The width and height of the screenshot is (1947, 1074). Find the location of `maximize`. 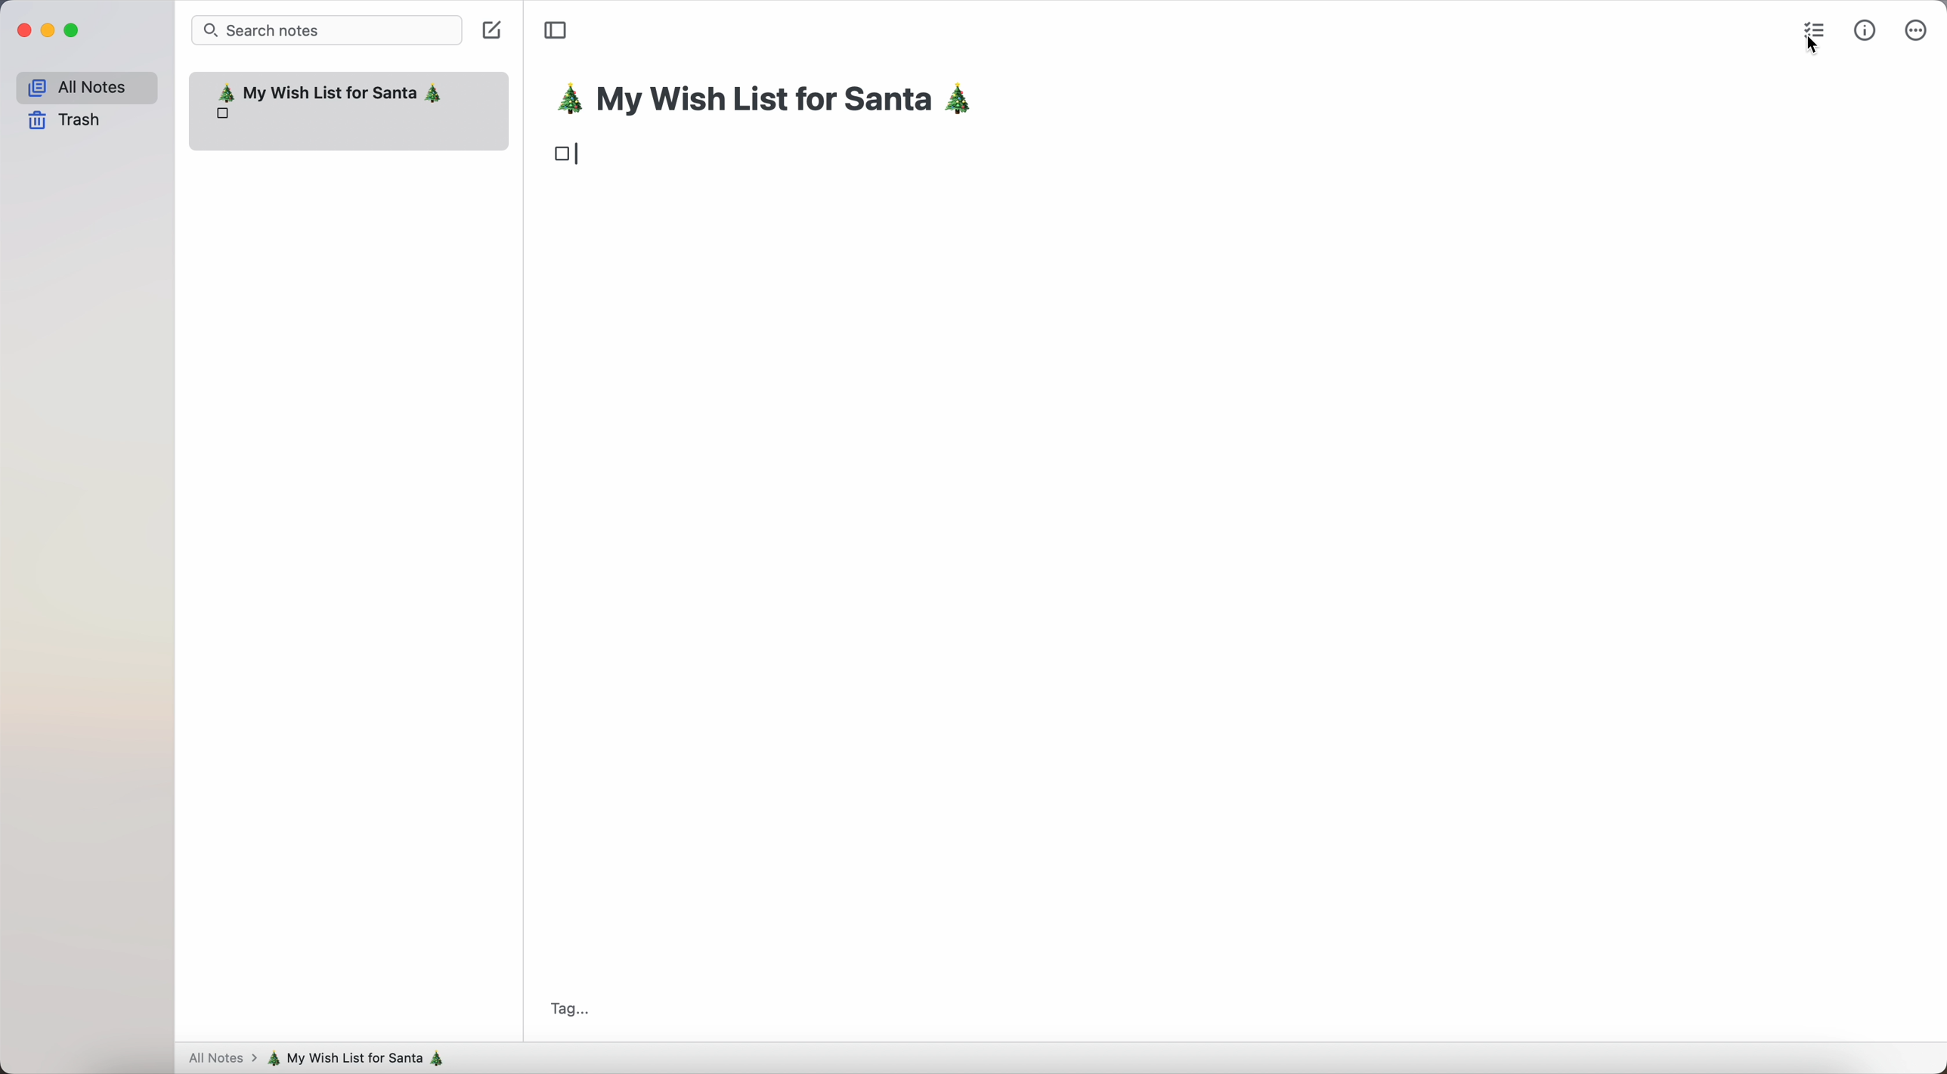

maximize is located at coordinates (76, 31).